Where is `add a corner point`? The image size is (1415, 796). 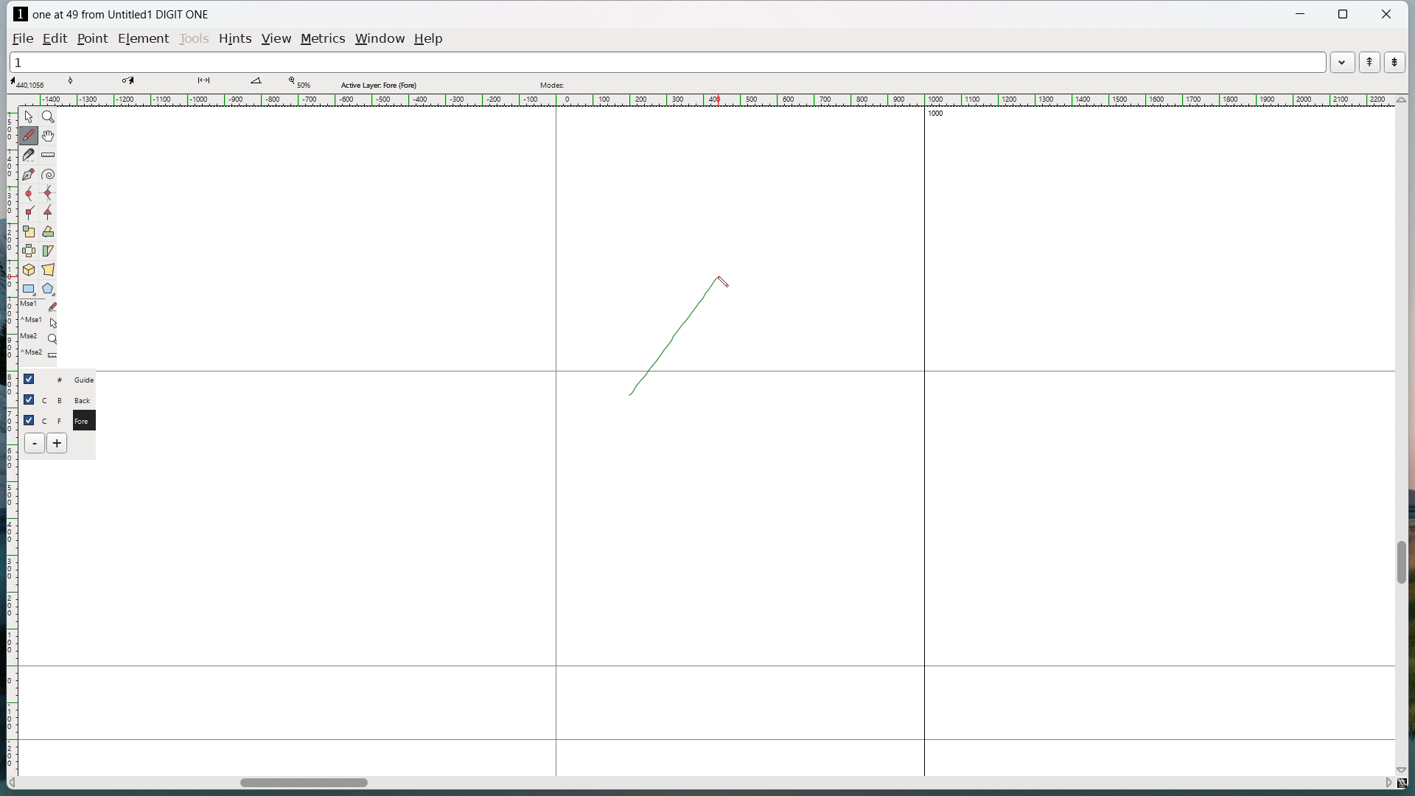
add a corner point is located at coordinates (29, 212).